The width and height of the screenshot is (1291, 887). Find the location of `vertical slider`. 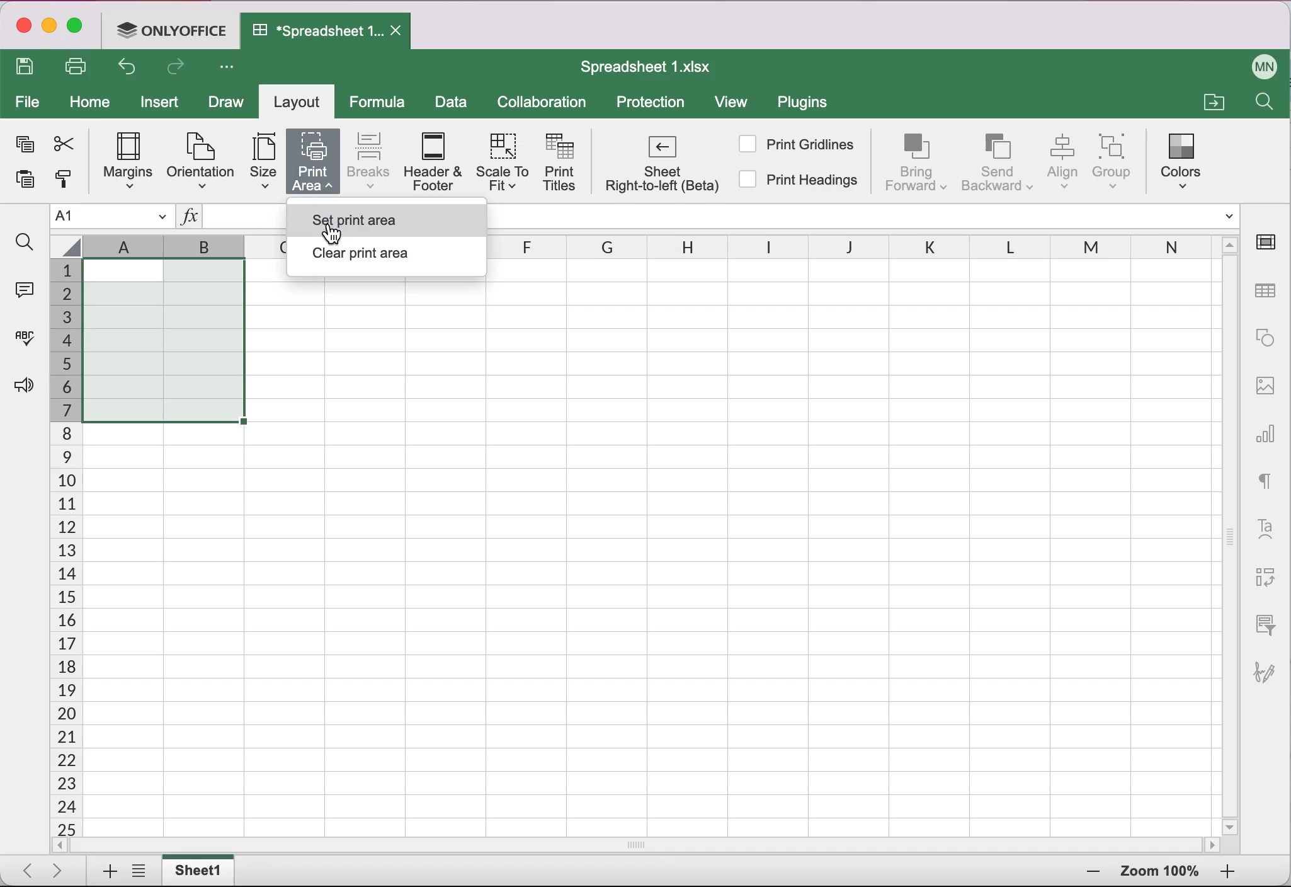

vertical slider is located at coordinates (1231, 530).